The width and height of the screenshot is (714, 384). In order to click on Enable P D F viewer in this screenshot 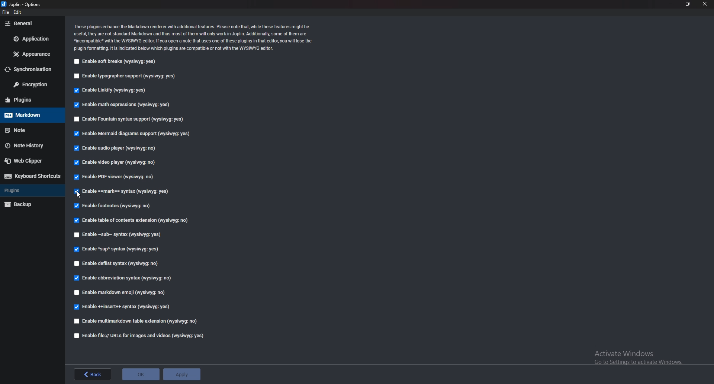, I will do `click(118, 177)`.